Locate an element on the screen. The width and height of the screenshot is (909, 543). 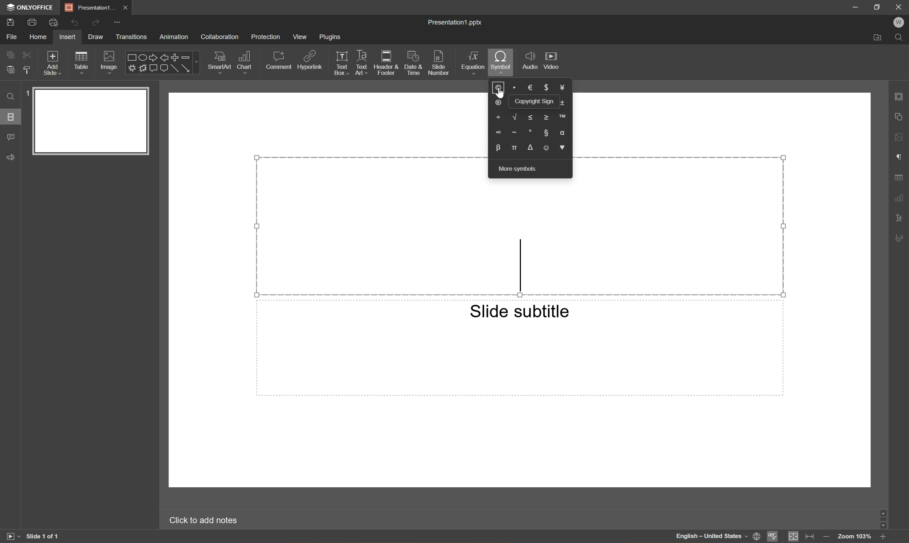
Table settings is located at coordinates (902, 177).